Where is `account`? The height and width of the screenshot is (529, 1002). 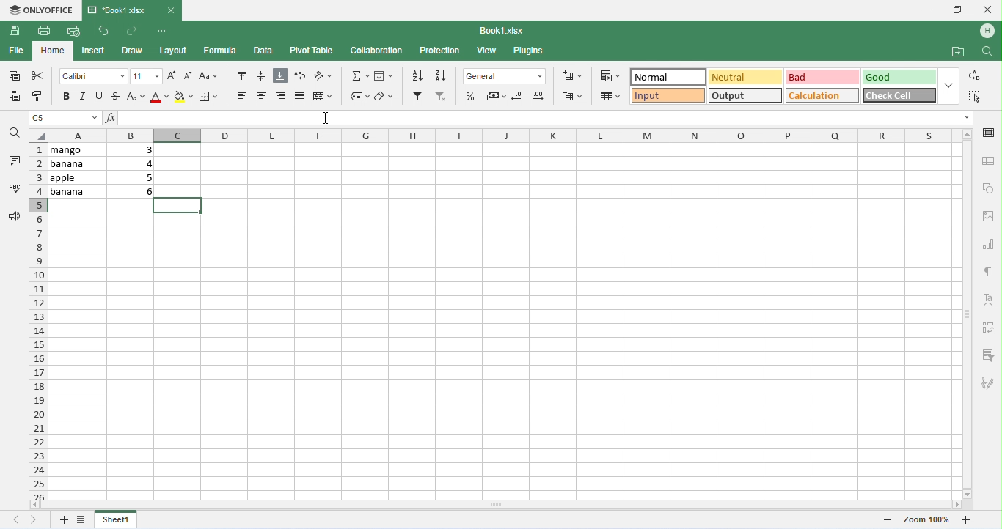 account is located at coordinates (987, 32).